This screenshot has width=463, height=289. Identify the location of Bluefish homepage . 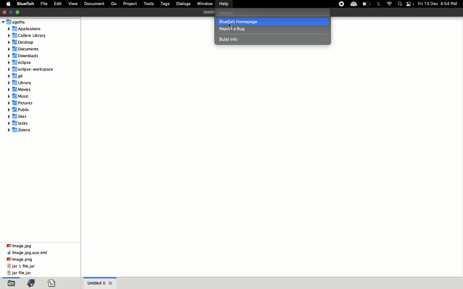
(272, 22).